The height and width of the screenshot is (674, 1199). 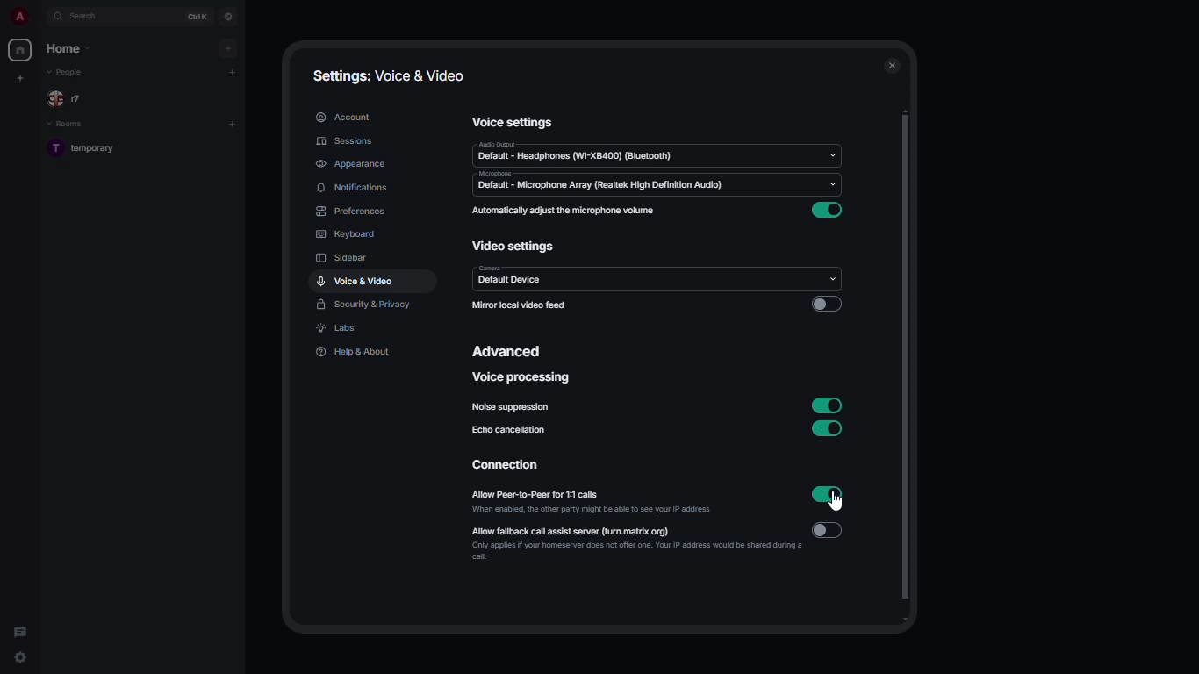 I want to click on expand, so click(x=39, y=18).